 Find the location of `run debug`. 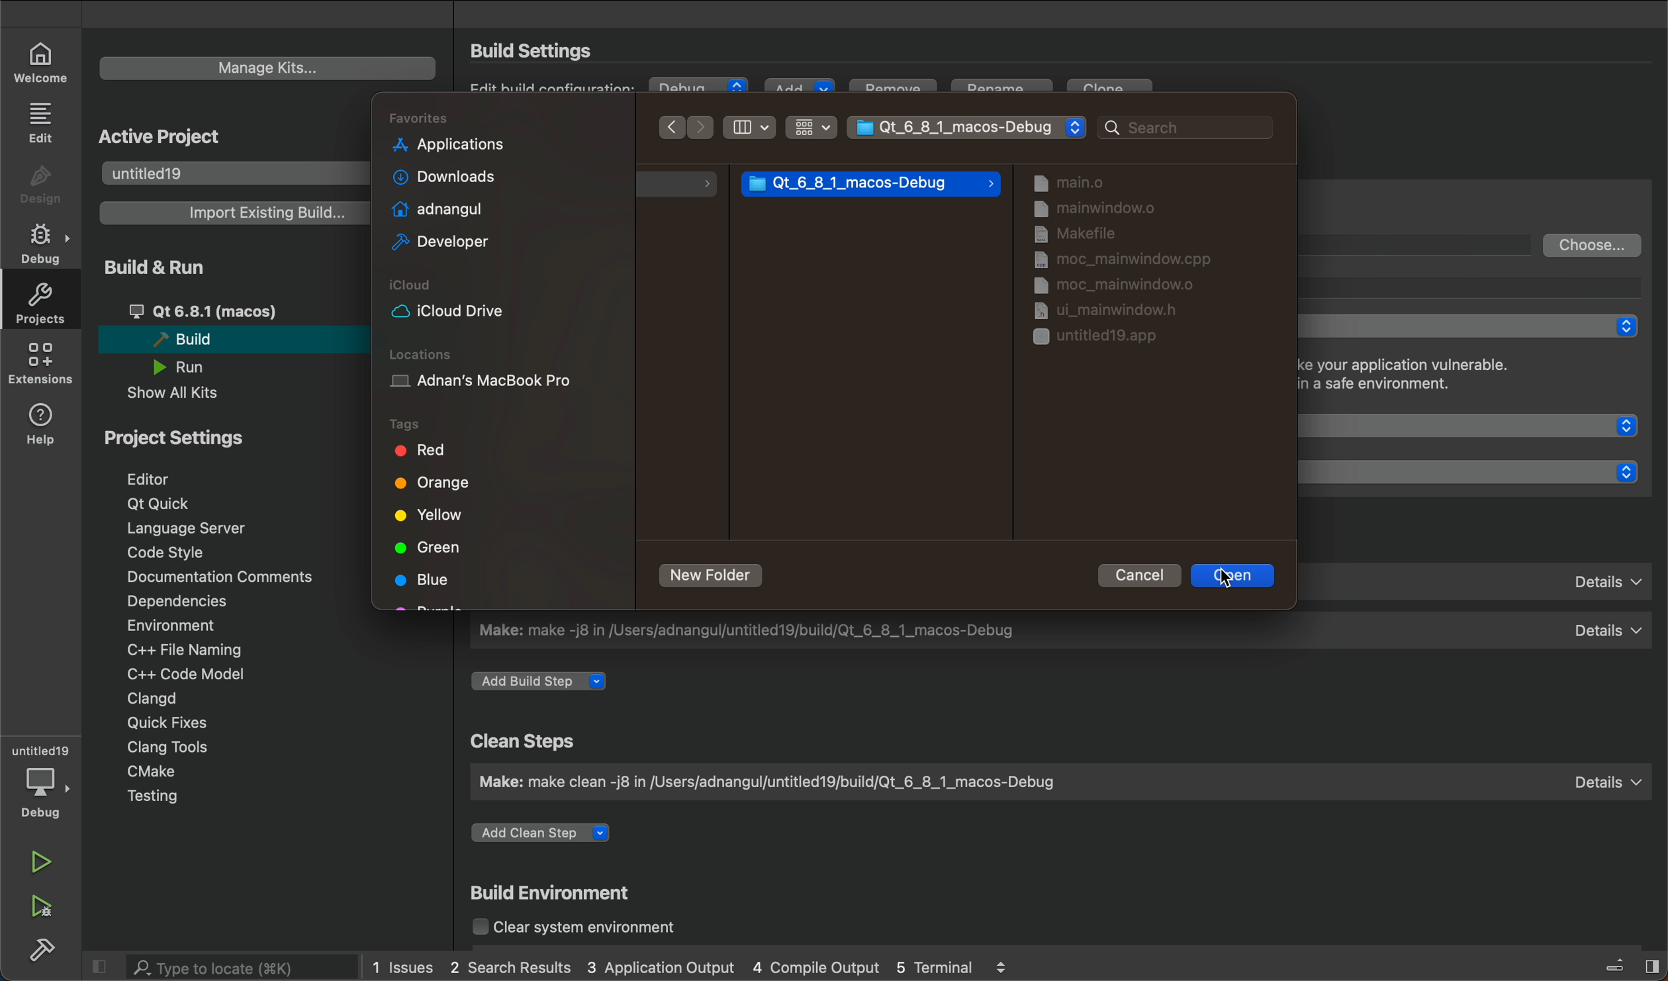

run debug is located at coordinates (43, 904).